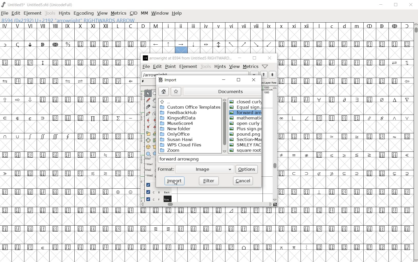 The width and height of the screenshot is (418, 262). Describe the element at coordinates (272, 75) in the screenshot. I see `show the previous word on the list` at that location.